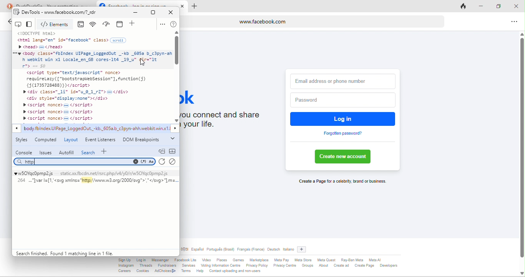  Describe the element at coordinates (45, 152) in the screenshot. I see `issues` at that location.